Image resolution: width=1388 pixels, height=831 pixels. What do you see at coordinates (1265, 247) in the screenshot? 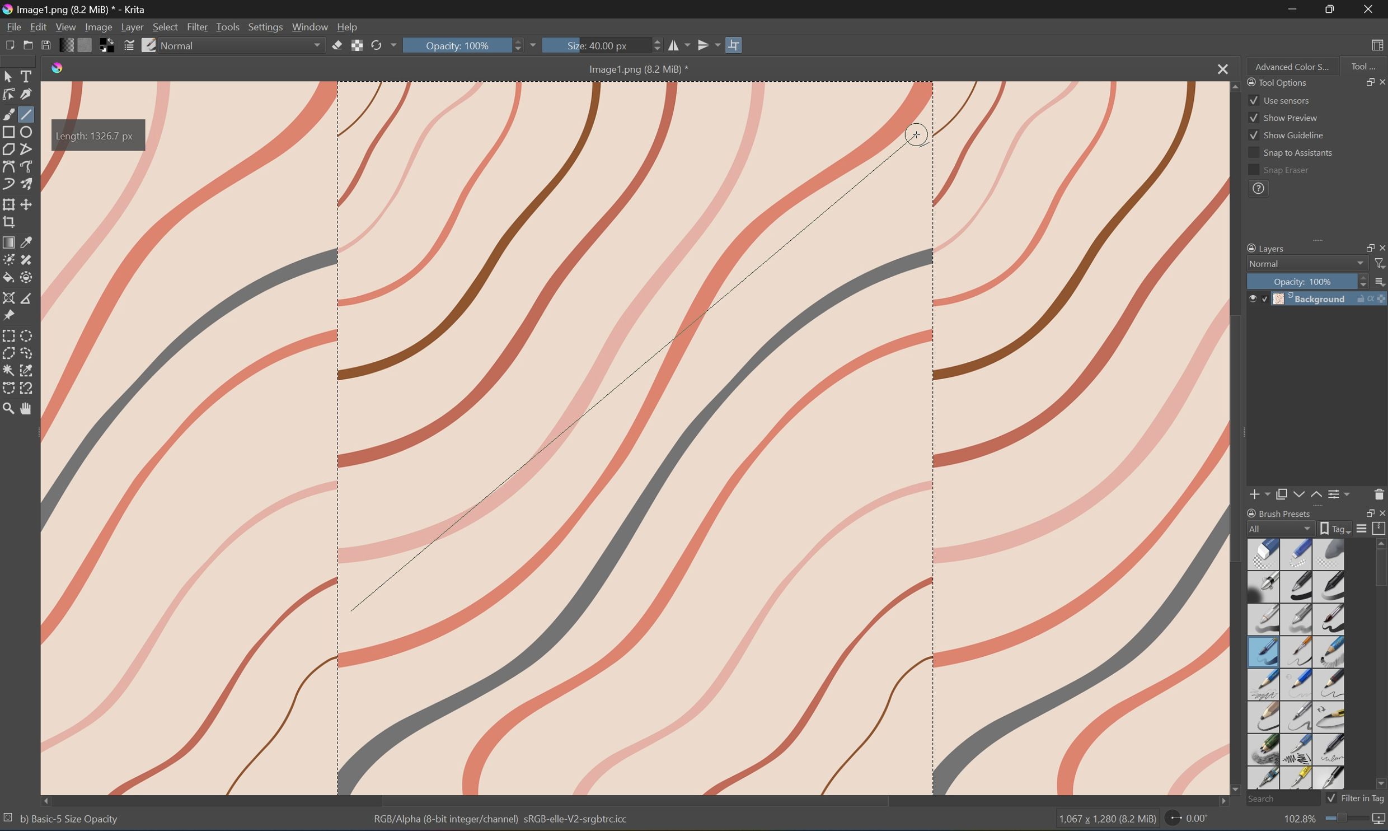
I see `Layers` at bounding box center [1265, 247].